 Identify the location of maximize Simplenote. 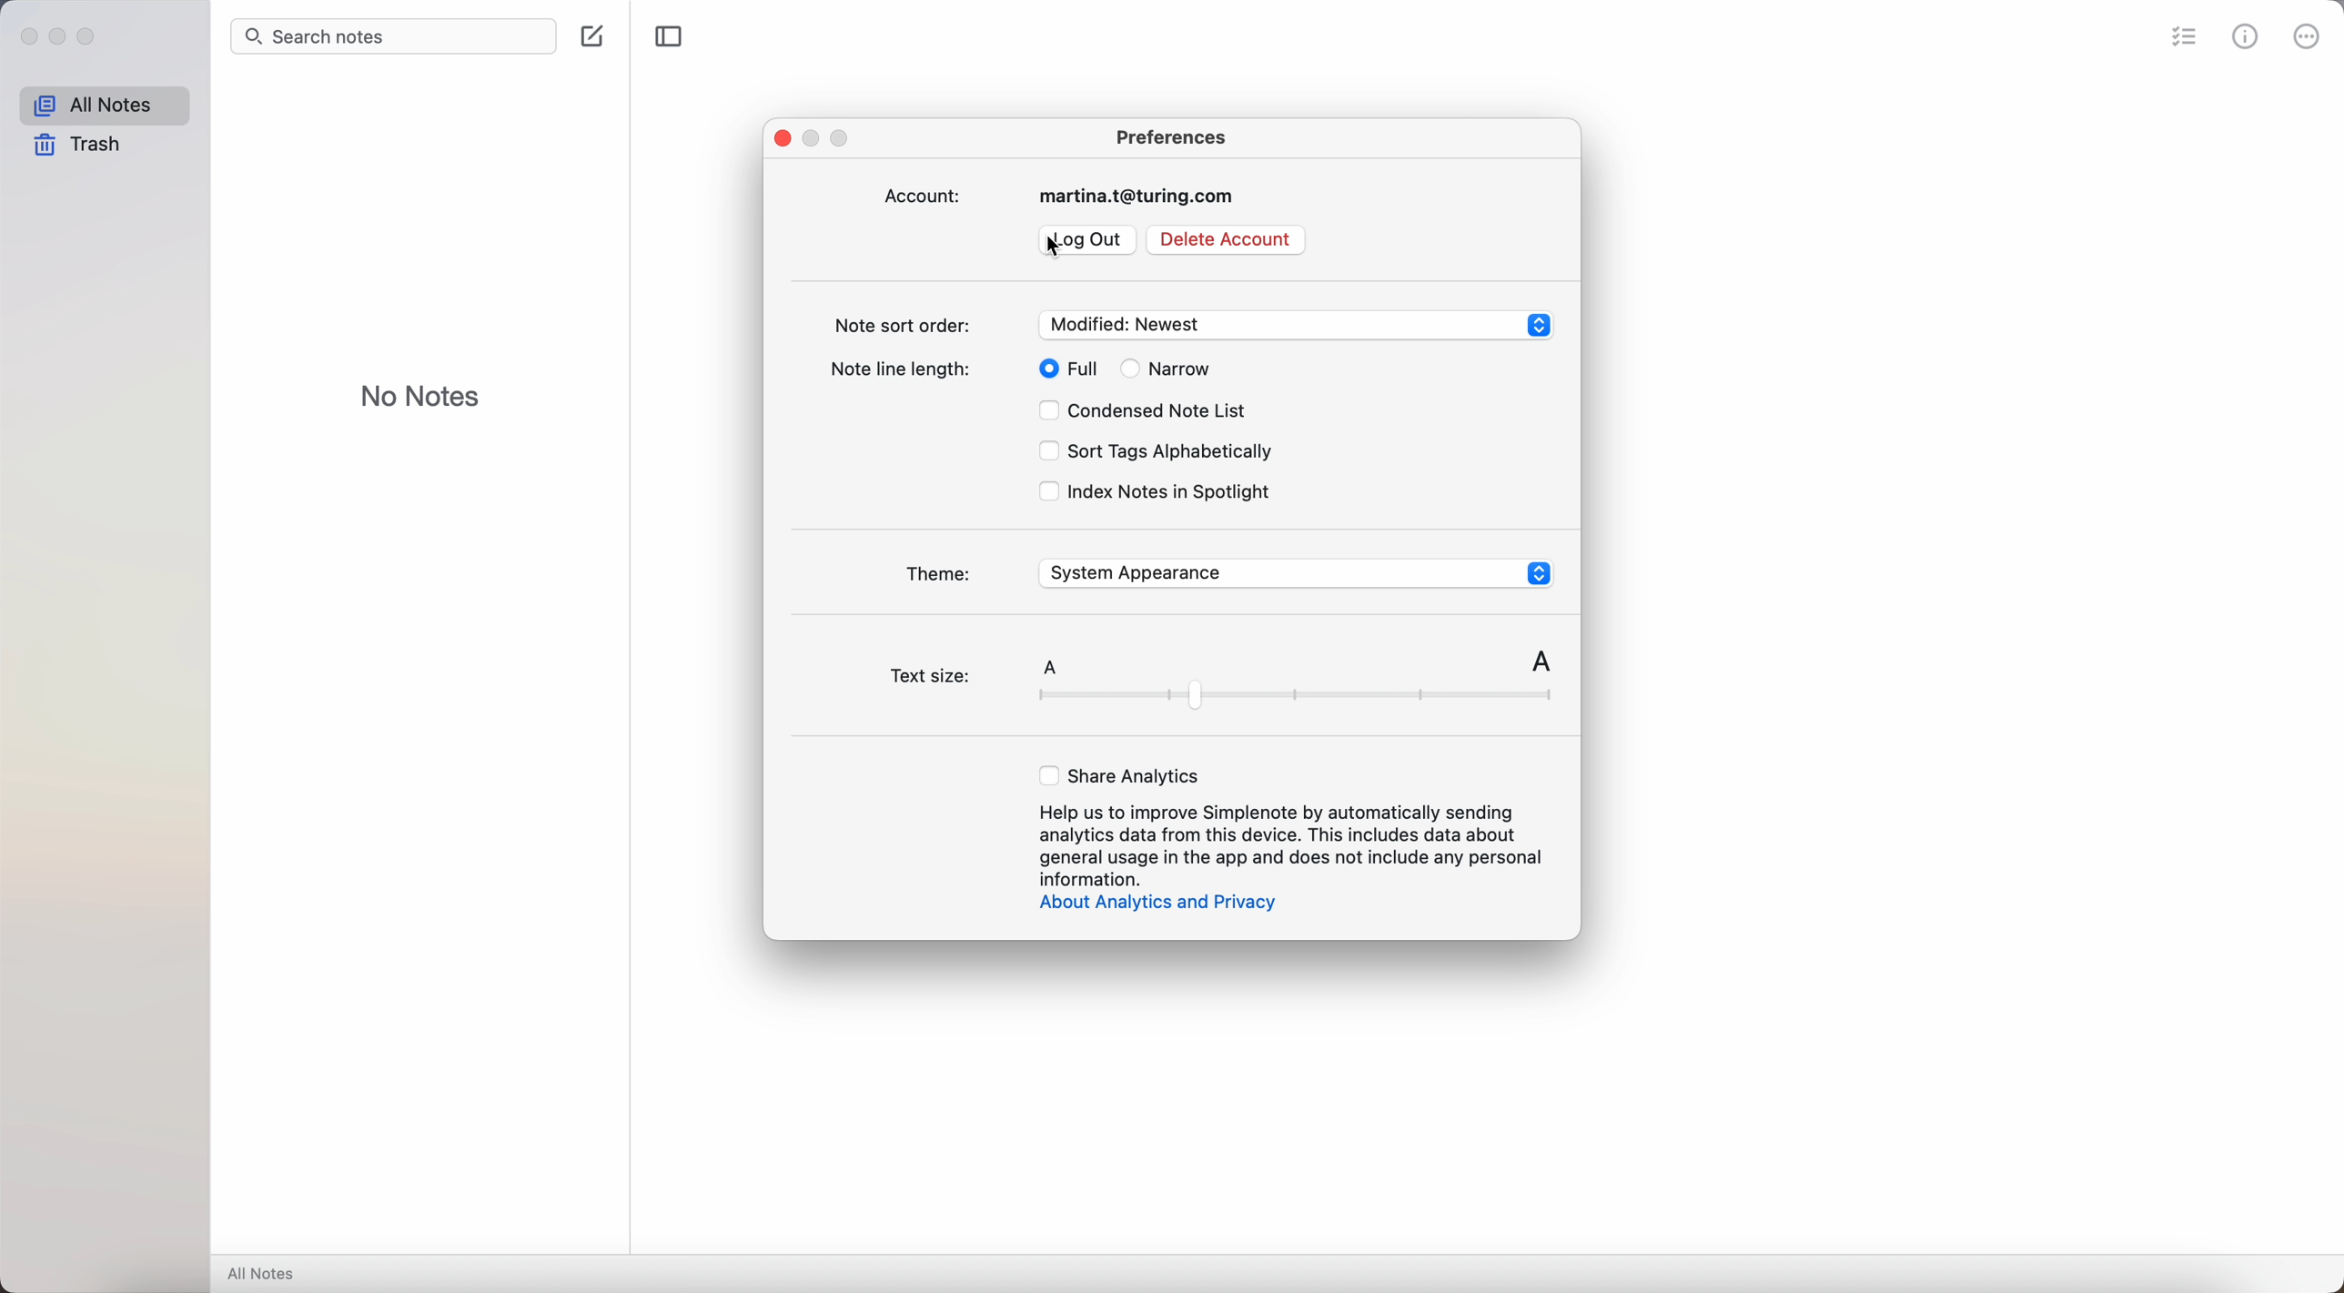
(93, 40).